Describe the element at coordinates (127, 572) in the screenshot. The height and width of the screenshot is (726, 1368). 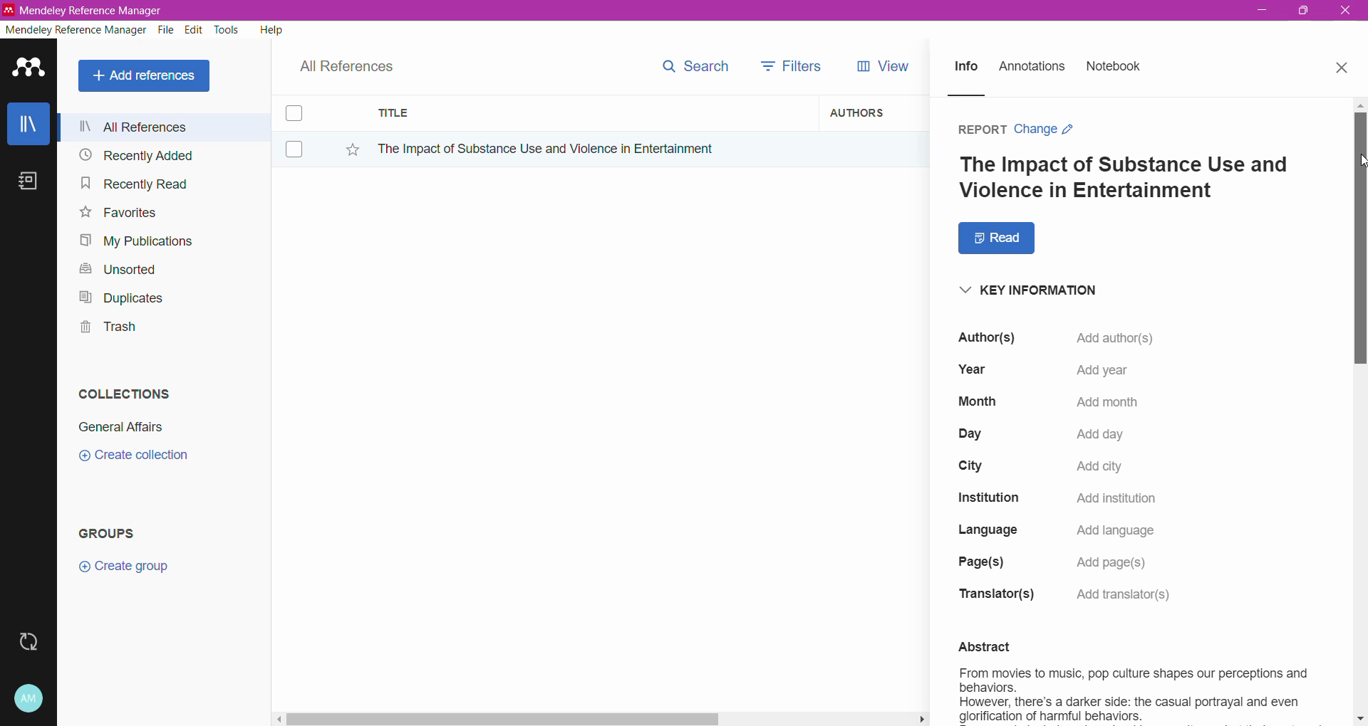
I see `Click to Create Group` at that location.